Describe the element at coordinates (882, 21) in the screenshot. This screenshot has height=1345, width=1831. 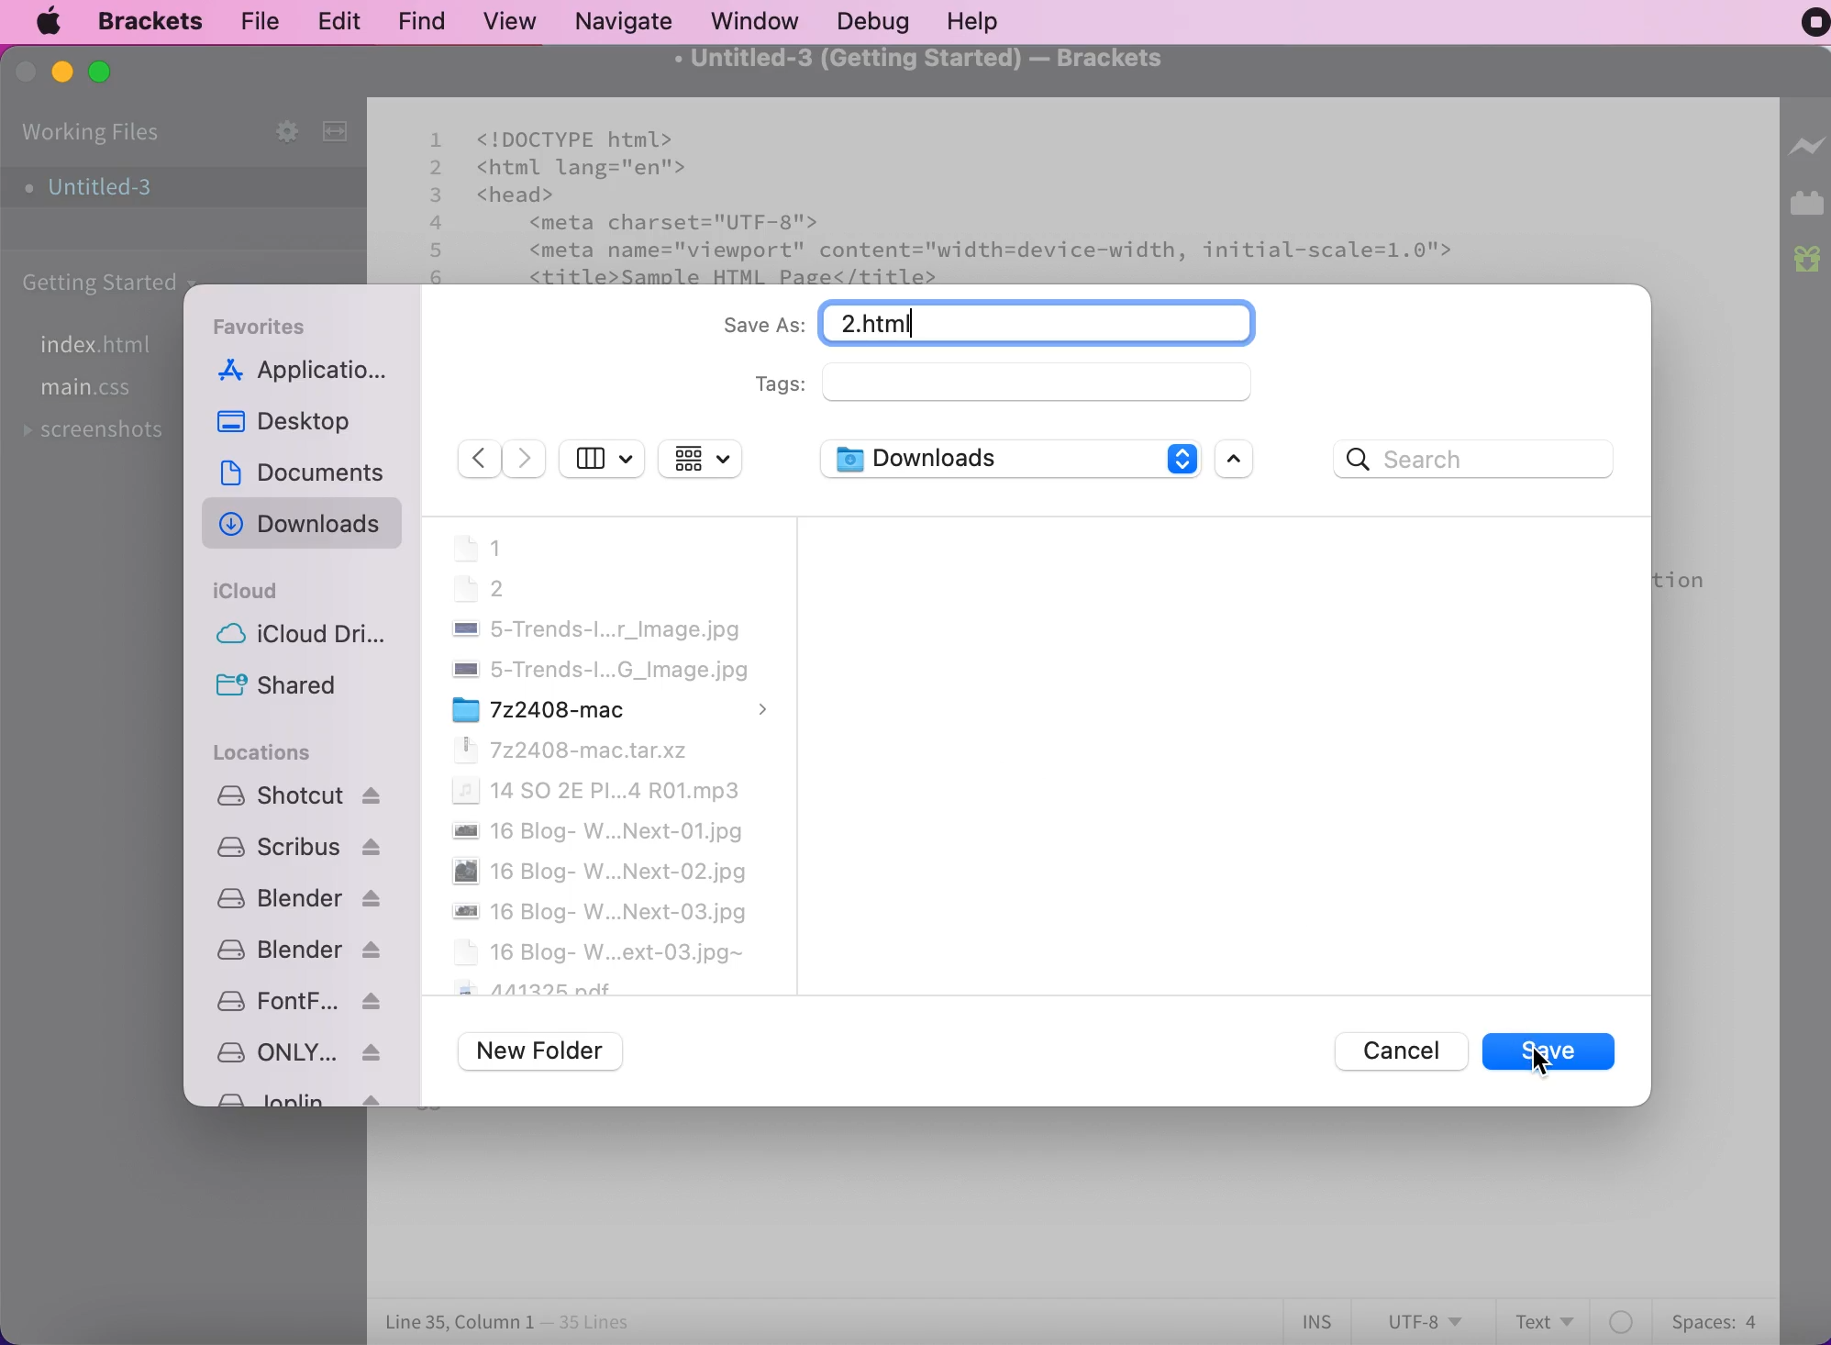
I see `debug` at that location.